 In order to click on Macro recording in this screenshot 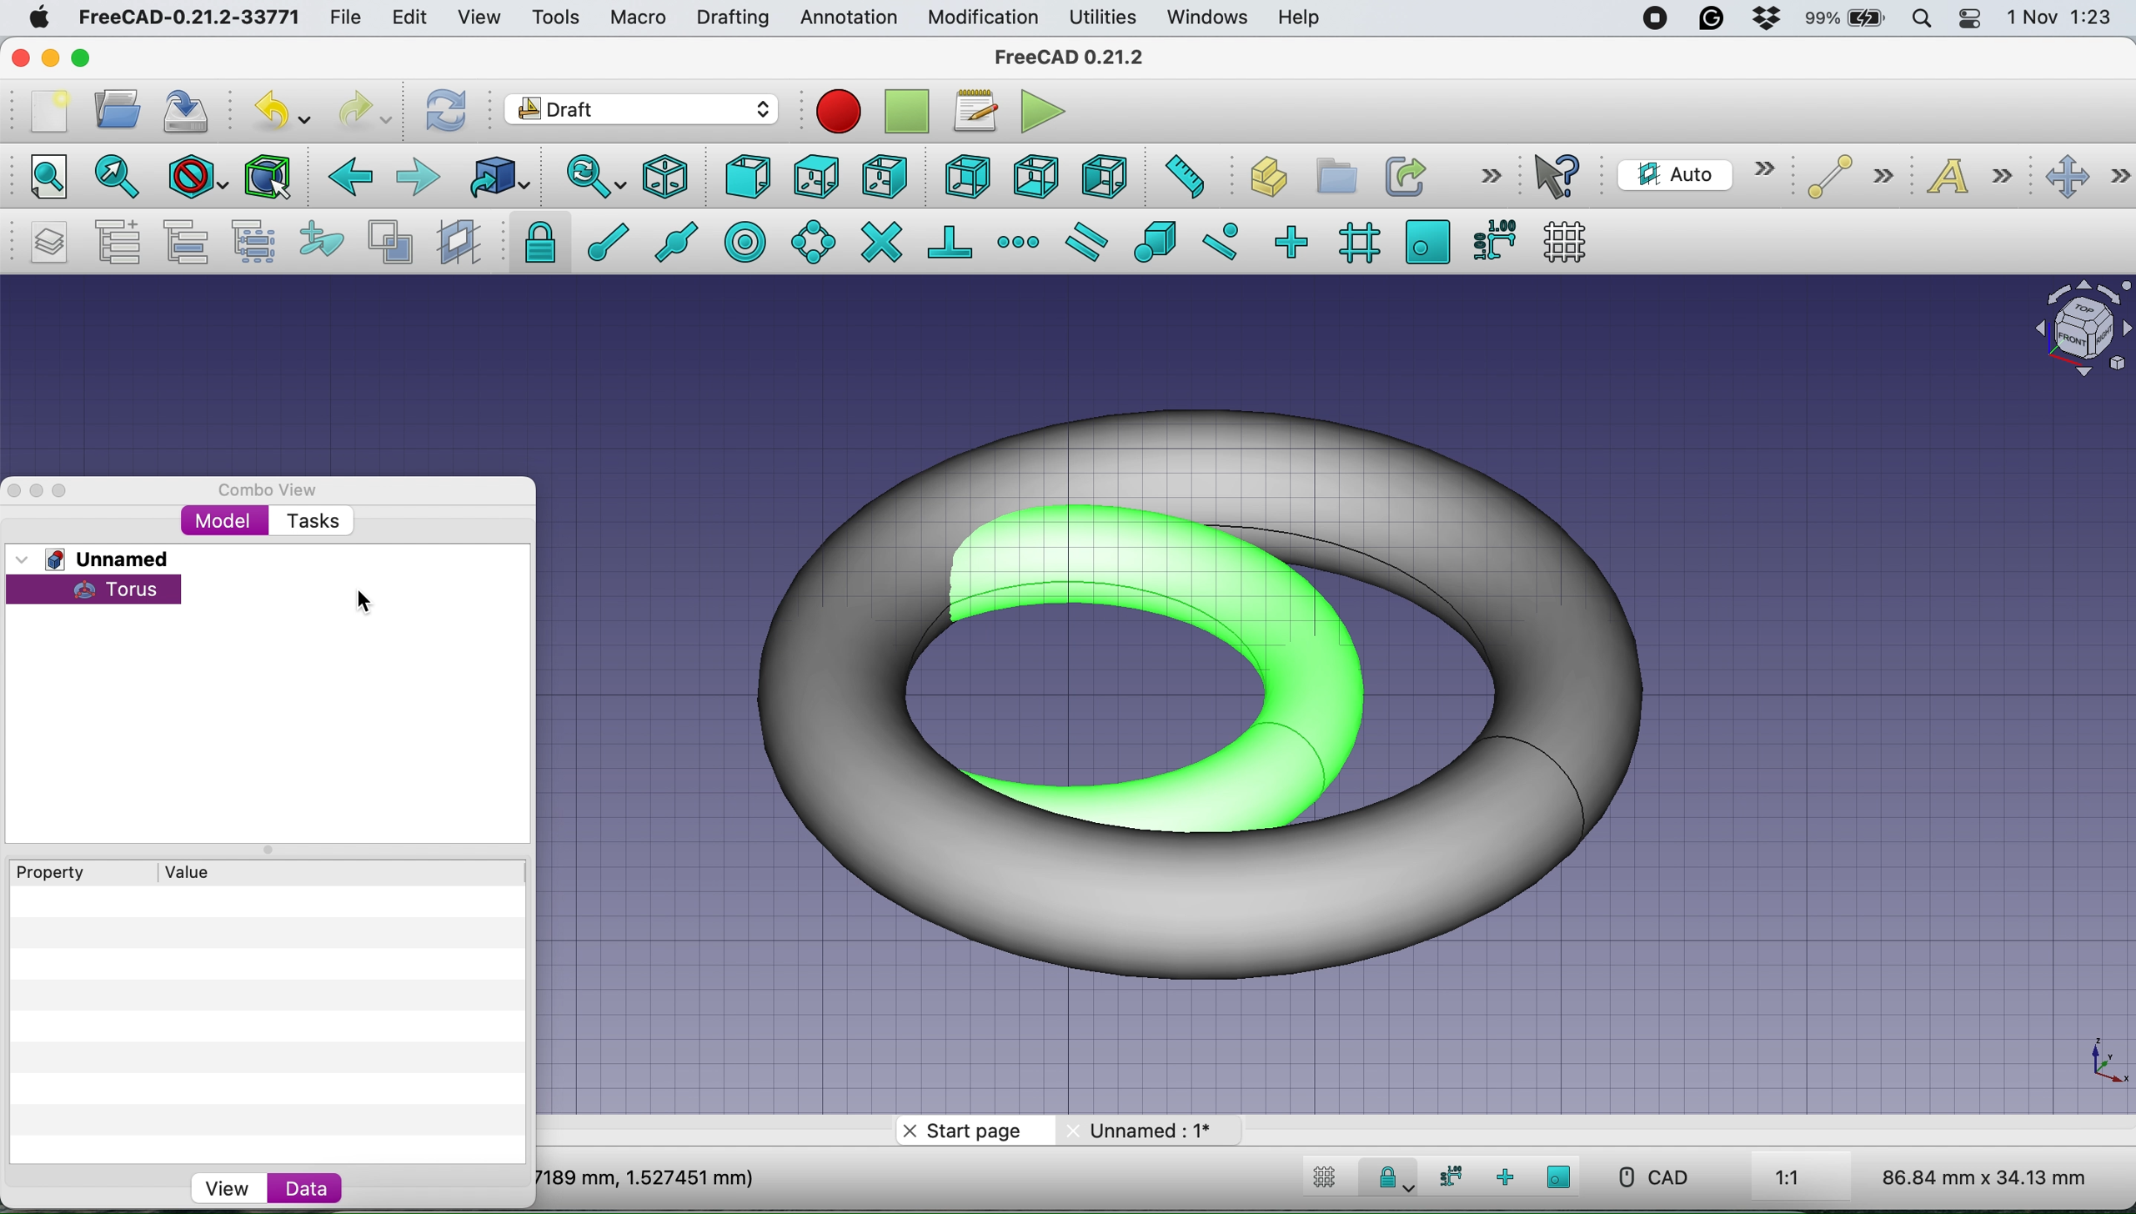, I will do `click(838, 112)`.